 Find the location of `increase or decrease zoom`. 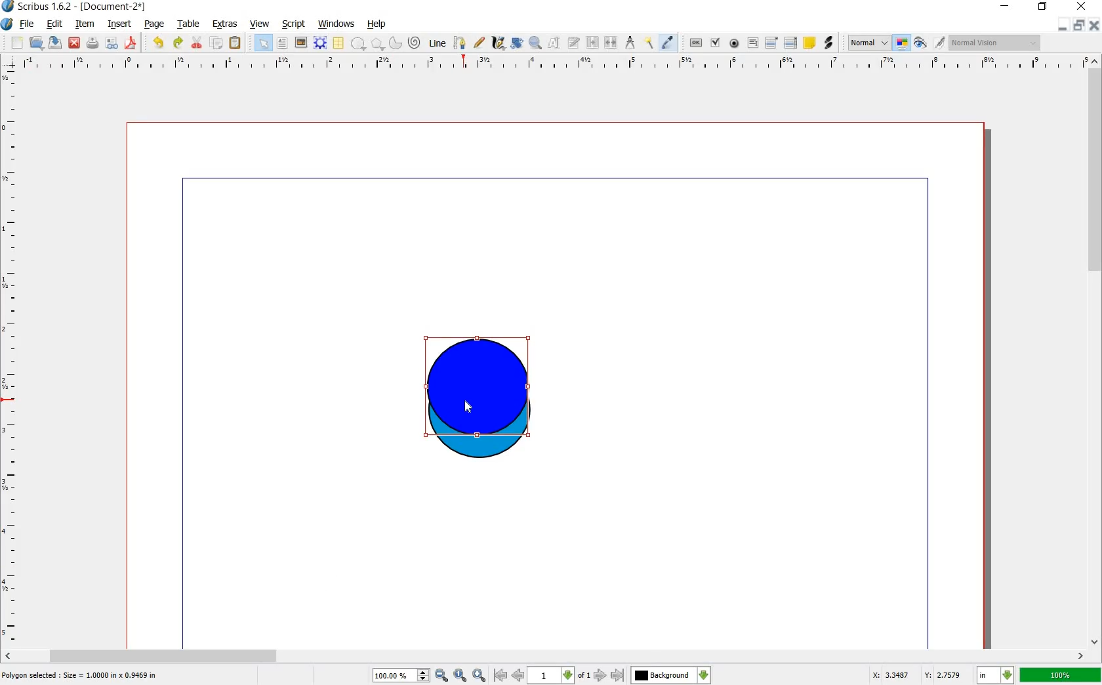

increase or decrease zoom is located at coordinates (422, 675).